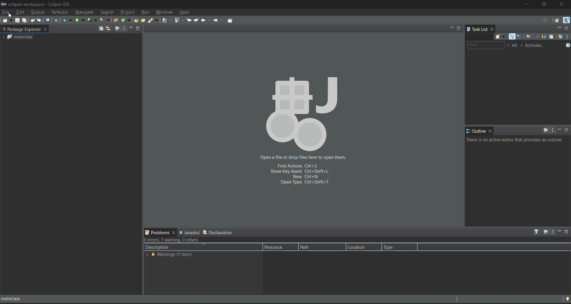  I want to click on show only my tasks, so click(545, 37).